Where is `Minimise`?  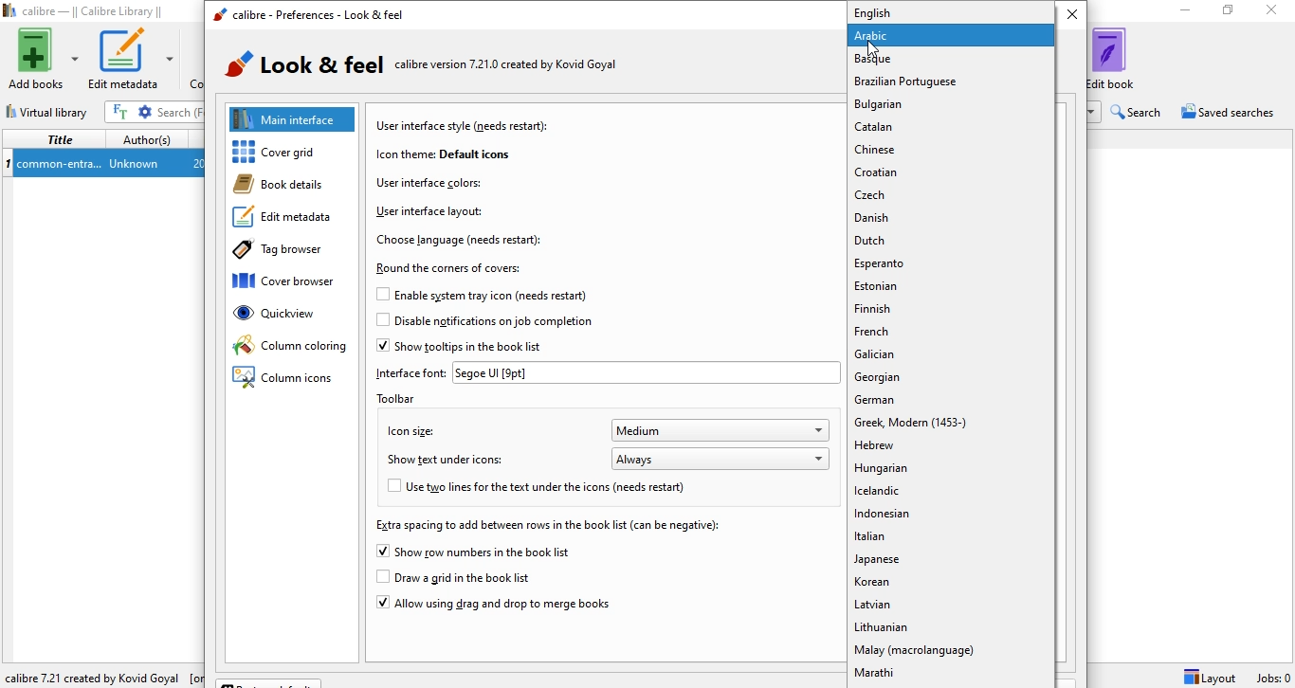
Minimise is located at coordinates (1180, 11).